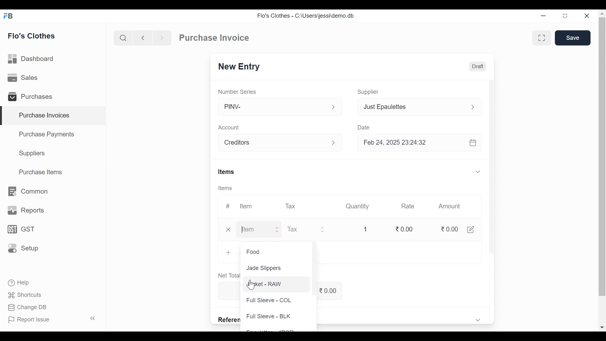 This screenshot has width=606, height=341. I want to click on 1, so click(366, 229).